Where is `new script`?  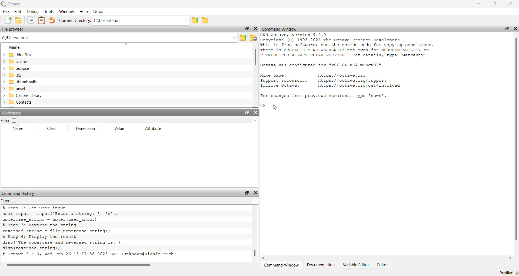
new script is located at coordinates (7, 21).